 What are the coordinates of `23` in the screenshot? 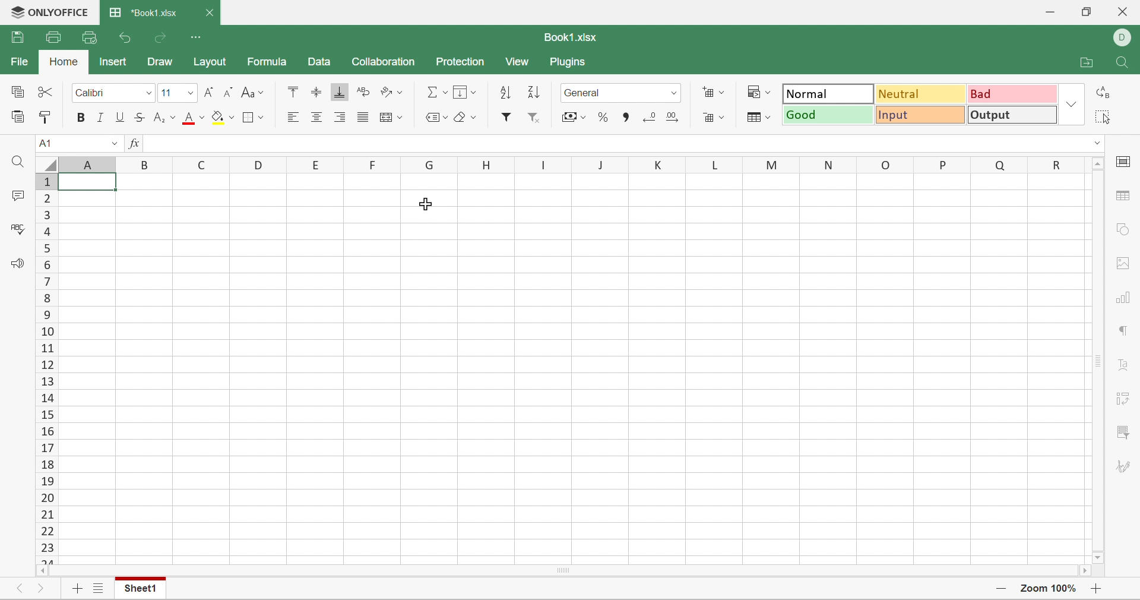 It's located at (51, 550).